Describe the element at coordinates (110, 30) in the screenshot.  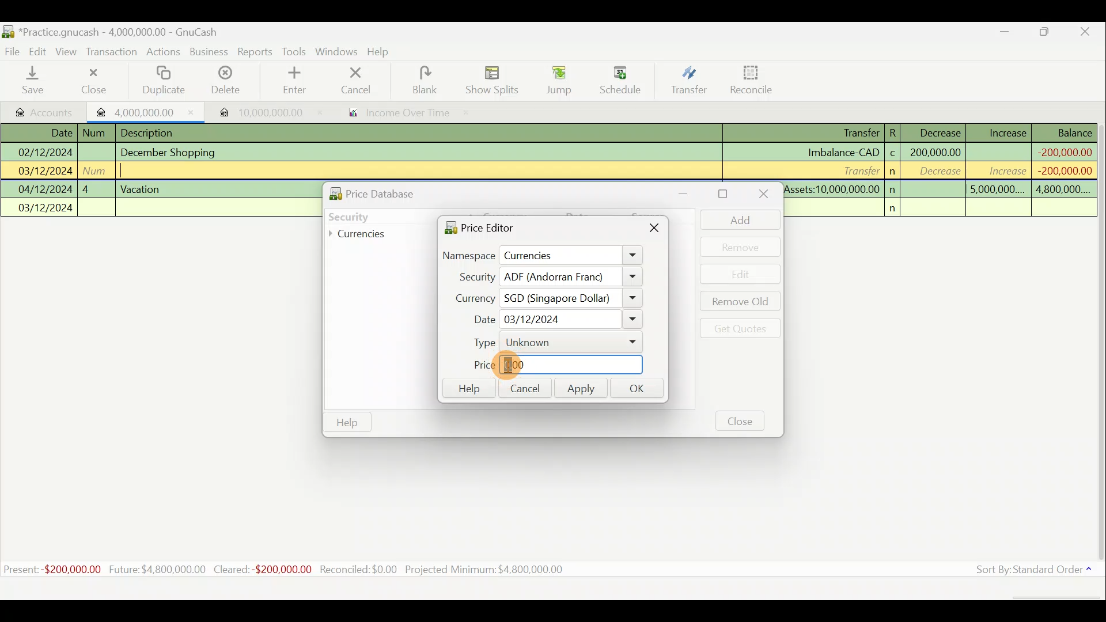
I see `Document name` at that location.